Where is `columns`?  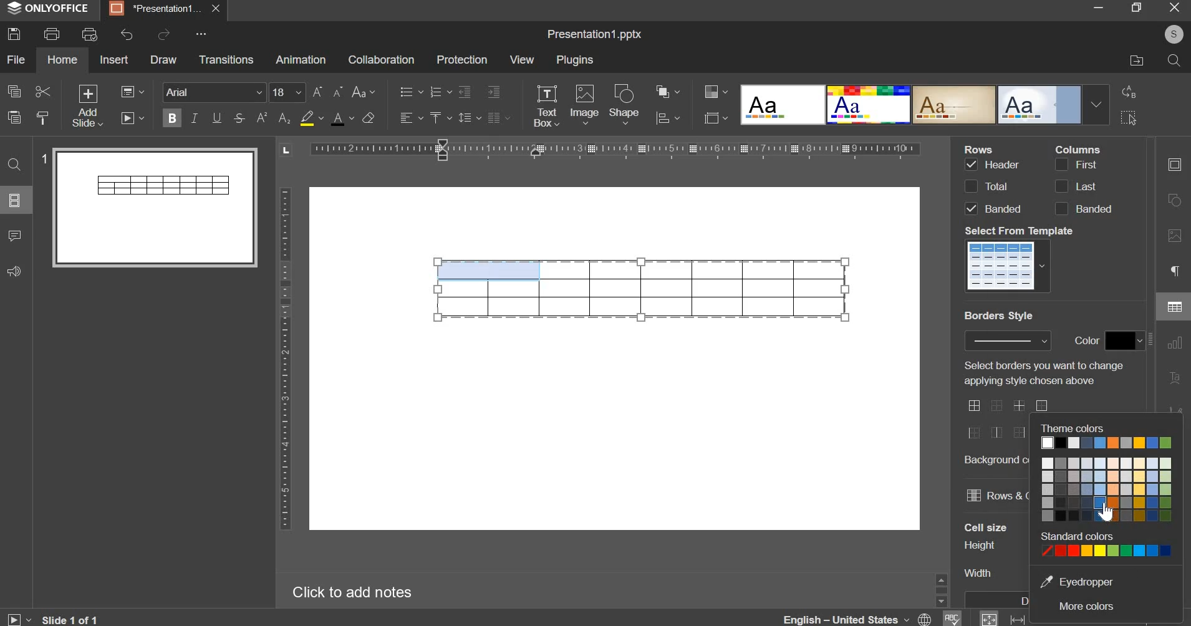
columns is located at coordinates (1082, 186).